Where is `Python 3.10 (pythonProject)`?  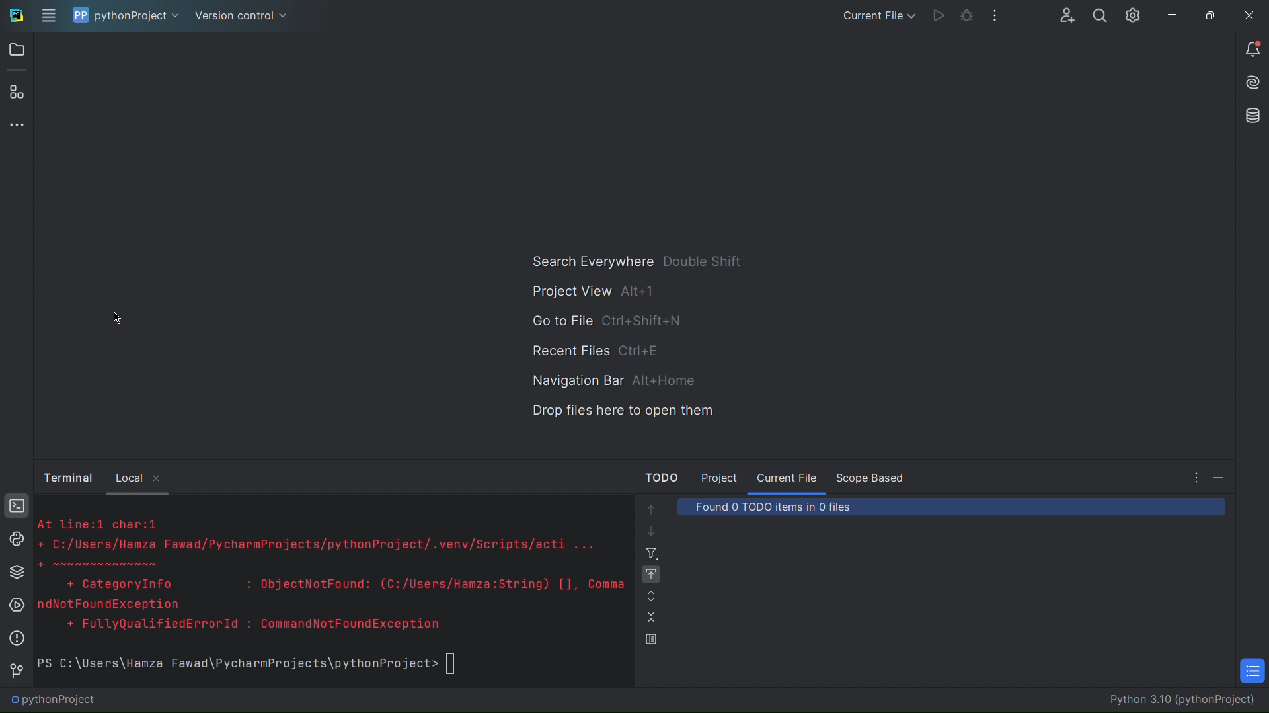 Python 3.10 (pythonProject) is located at coordinates (1173, 700).